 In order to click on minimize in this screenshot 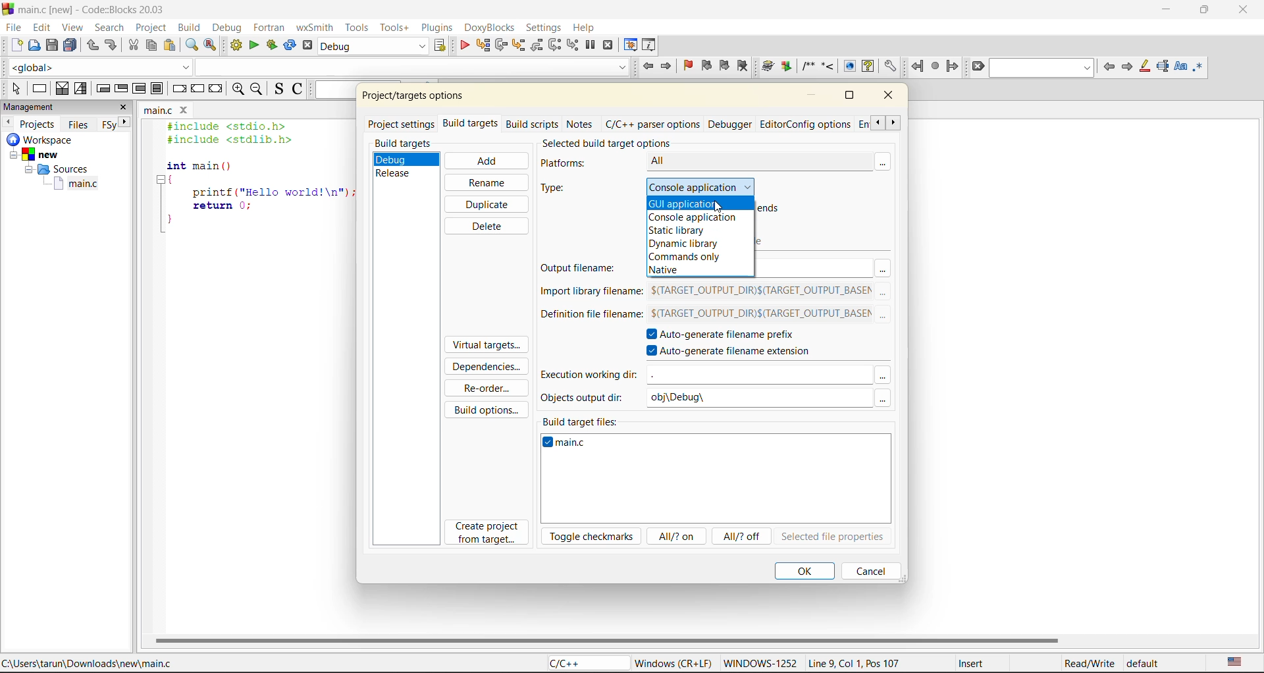, I will do `click(1165, 11)`.